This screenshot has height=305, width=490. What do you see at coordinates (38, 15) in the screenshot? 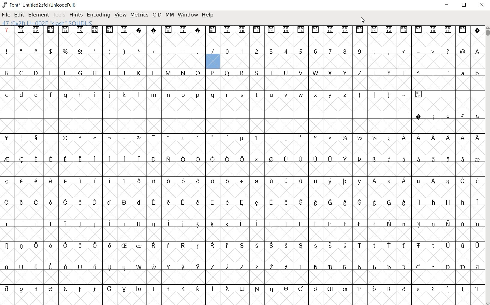
I see `ELEMENT` at bounding box center [38, 15].